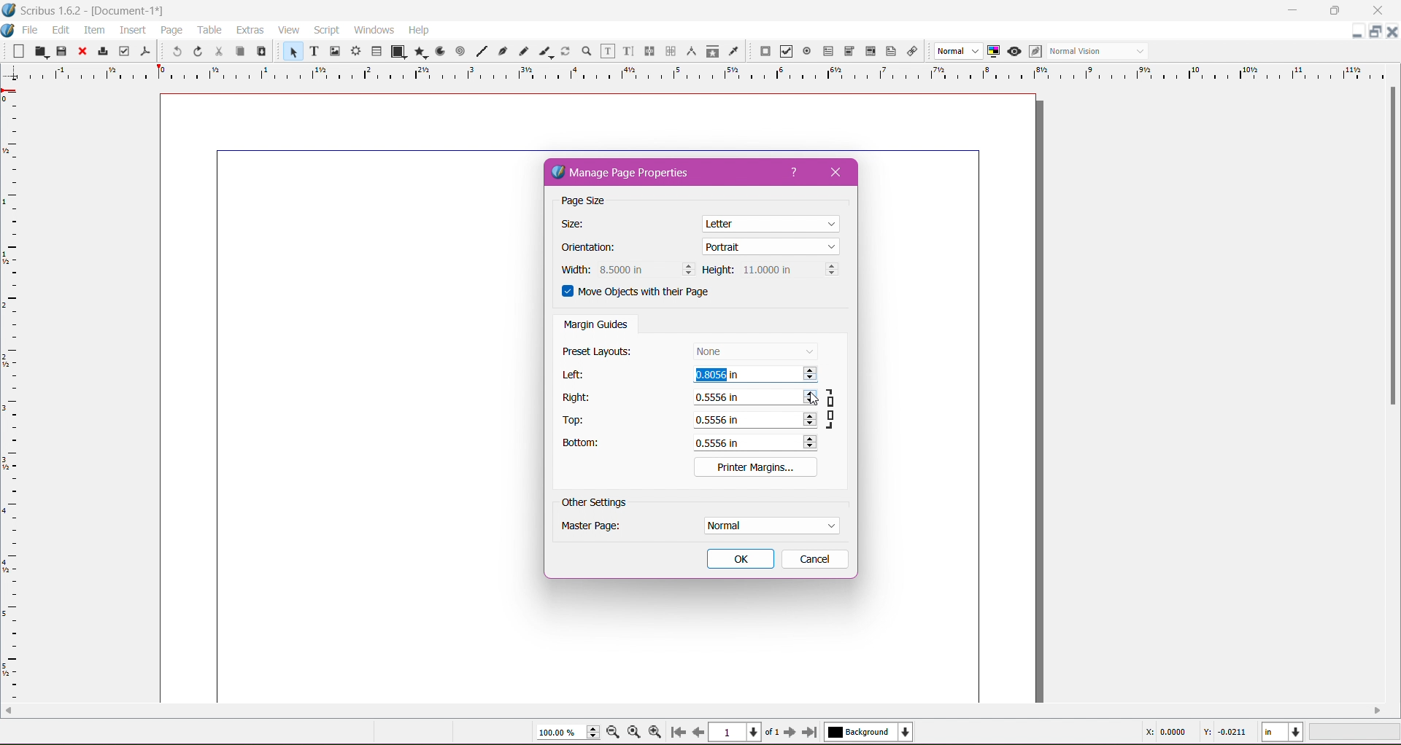 This screenshot has height=745, width=1401. What do you see at coordinates (102, 51) in the screenshot?
I see `Print` at bounding box center [102, 51].